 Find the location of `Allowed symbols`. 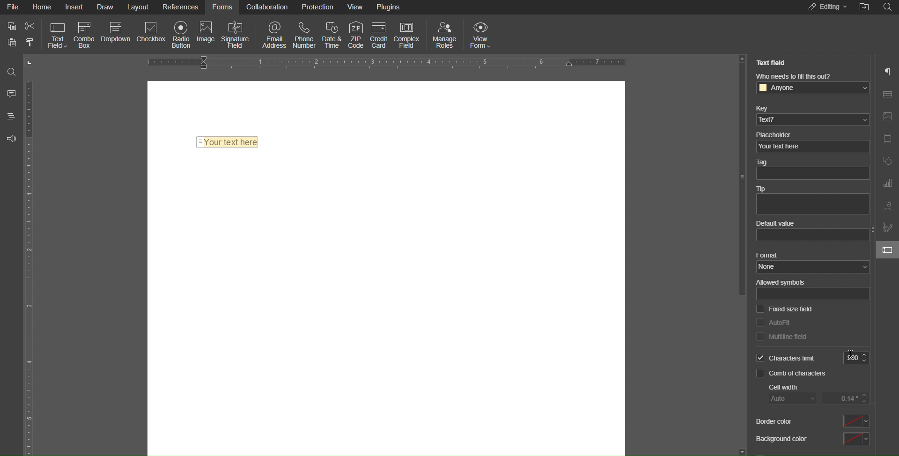

Allowed symbols is located at coordinates (812, 290).